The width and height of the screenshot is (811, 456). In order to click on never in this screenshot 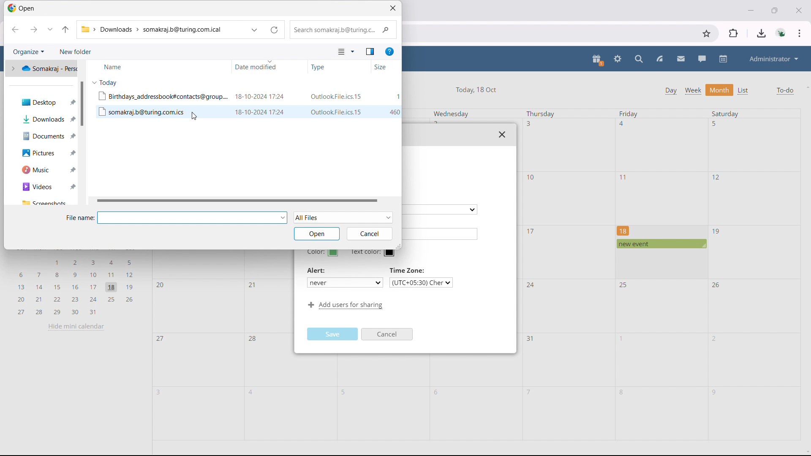, I will do `click(344, 282)`.